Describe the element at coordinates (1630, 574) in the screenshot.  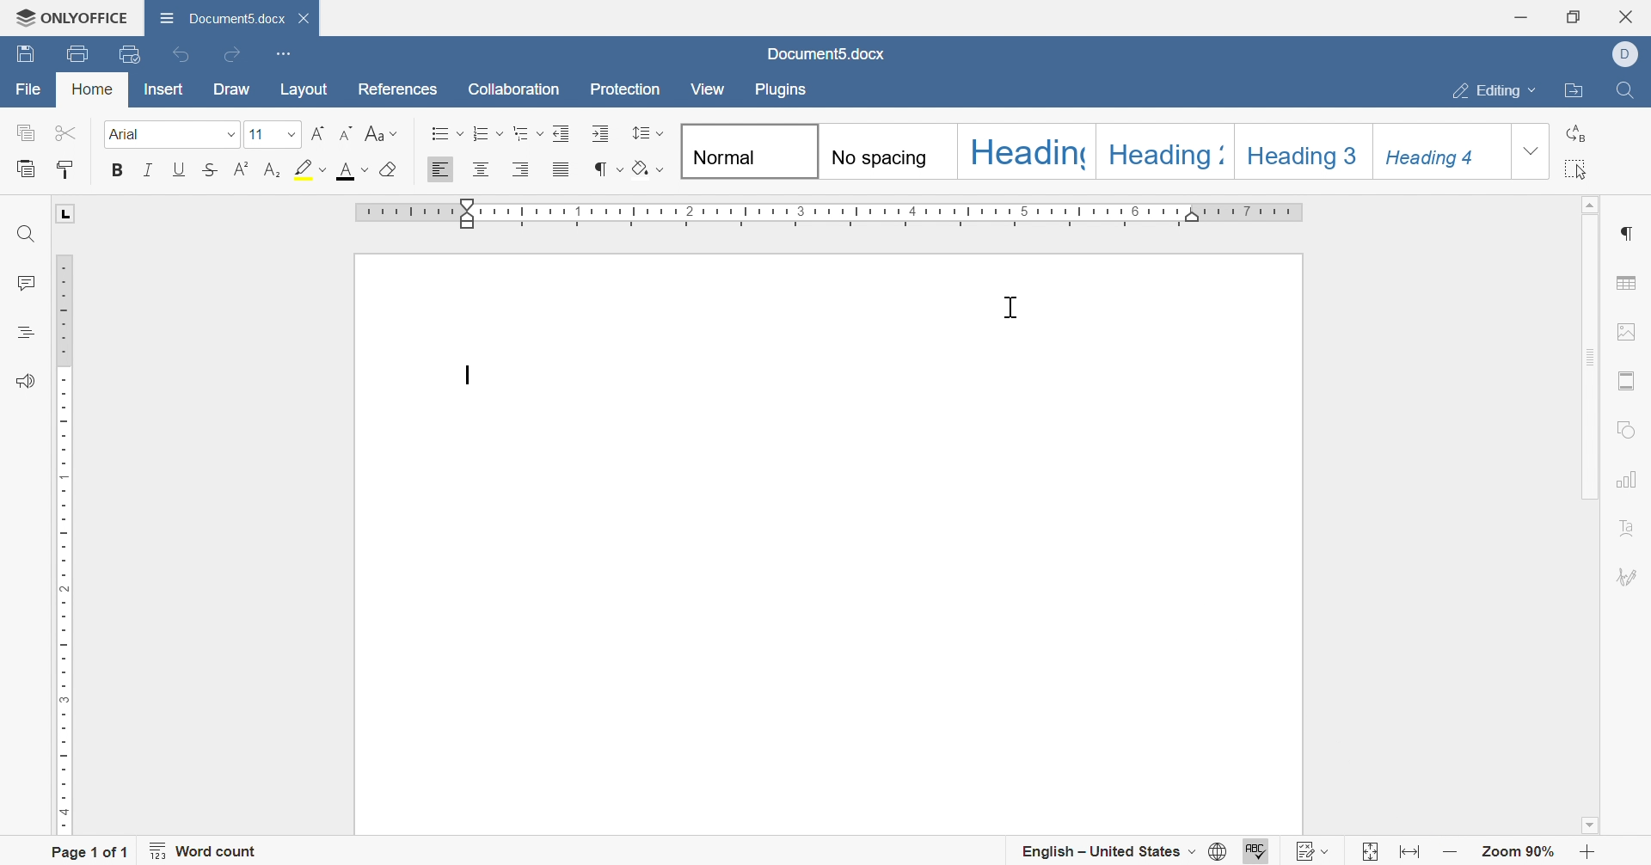
I see `signature settings` at that location.